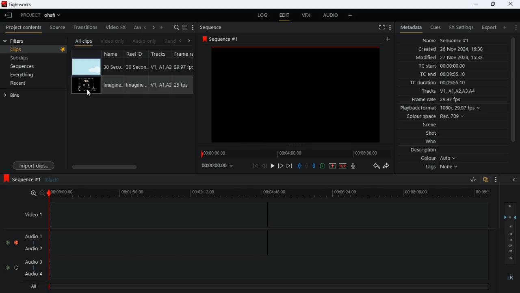 Image resolution: width=520 pixels, height=293 pixels. Describe the element at coordinates (285, 16) in the screenshot. I see `edit` at that location.